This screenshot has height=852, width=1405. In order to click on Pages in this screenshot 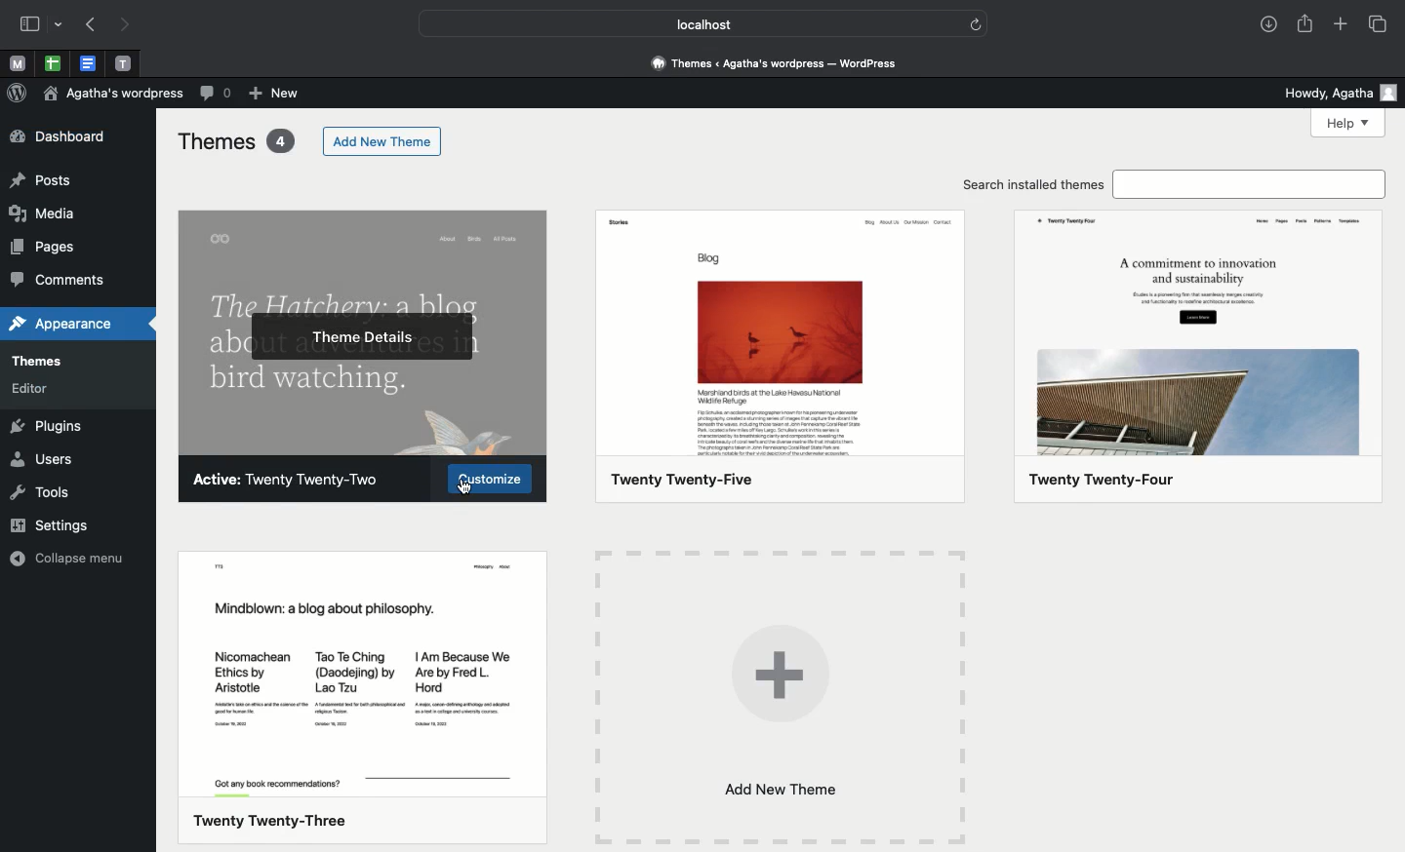, I will do `click(47, 245)`.